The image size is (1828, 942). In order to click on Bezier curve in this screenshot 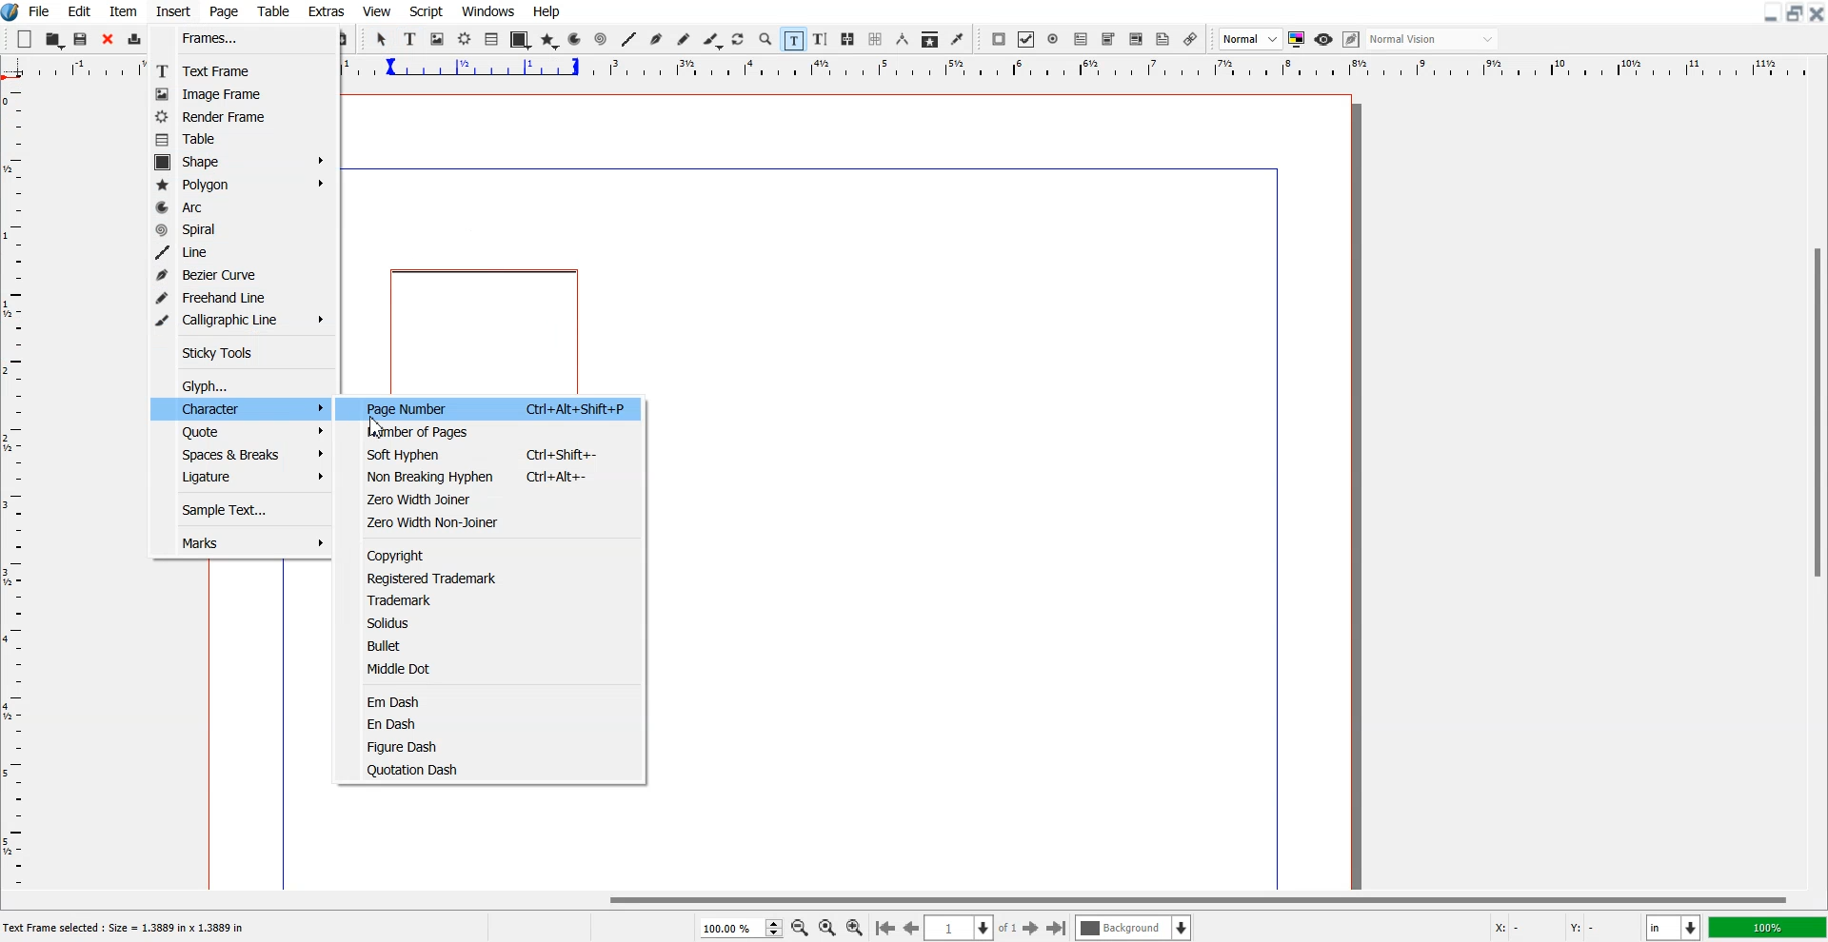, I will do `click(657, 40)`.